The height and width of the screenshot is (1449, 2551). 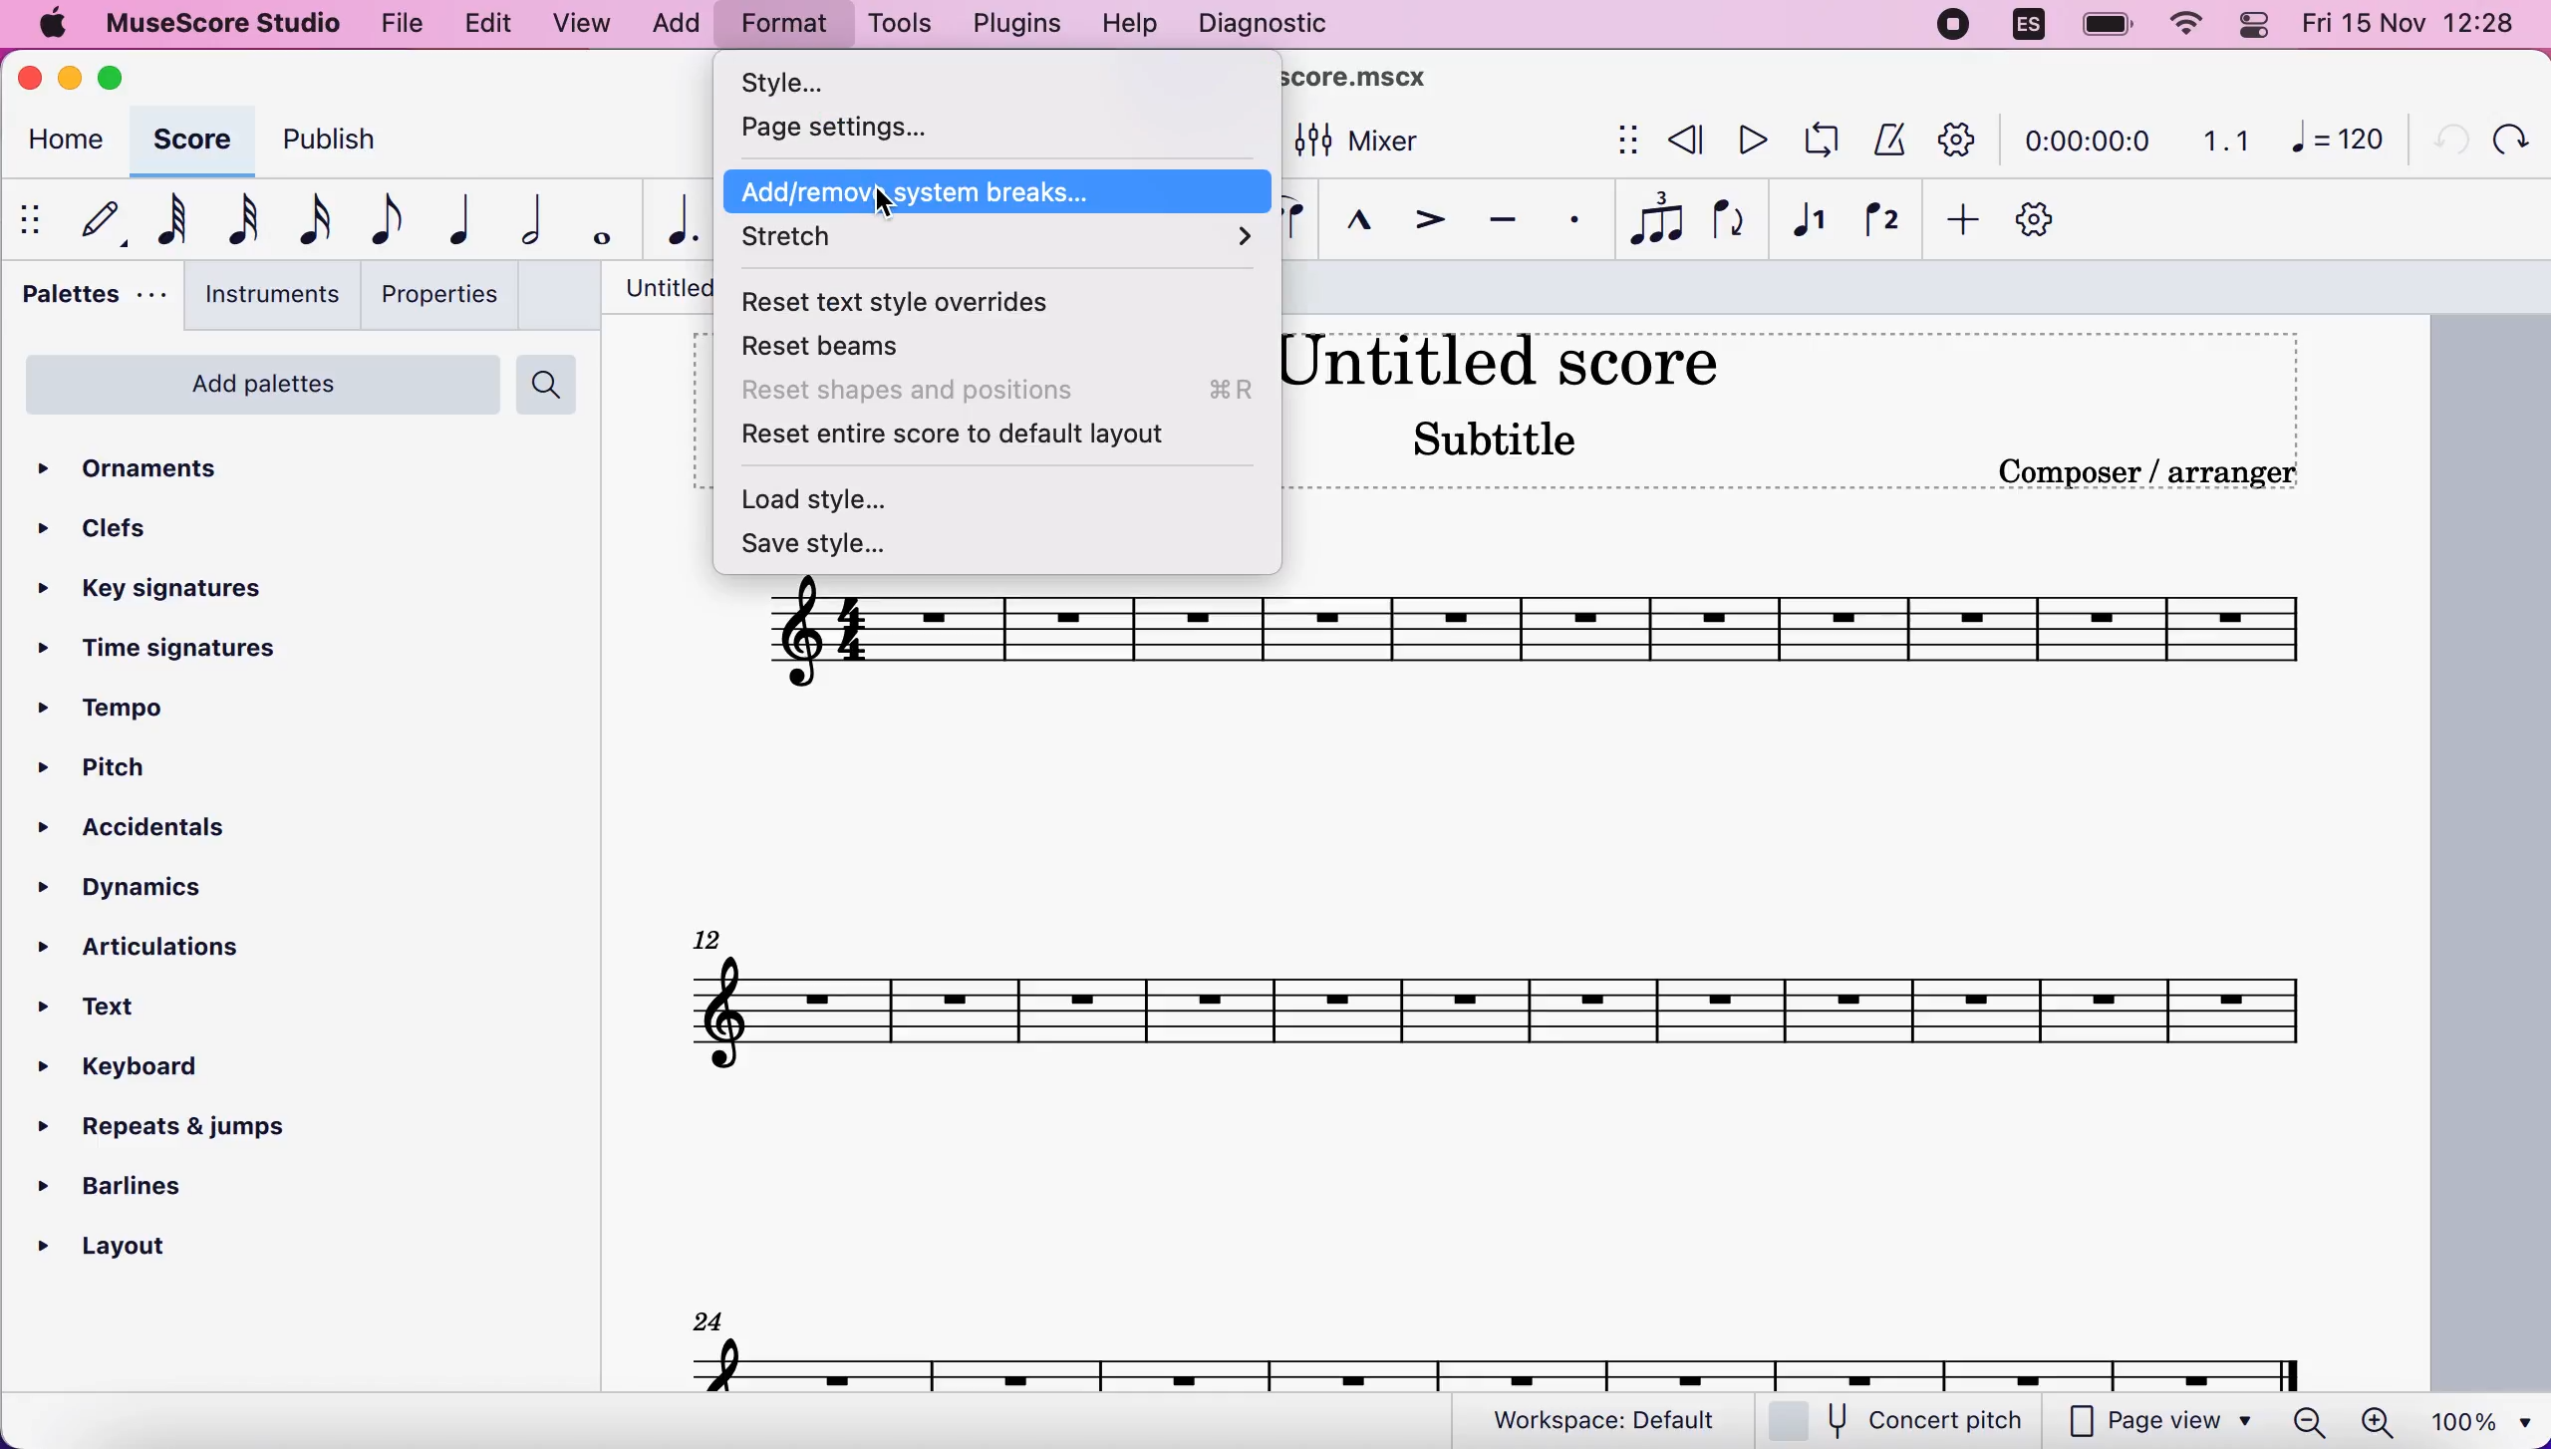 What do you see at coordinates (2376, 1422) in the screenshot?
I see `zoom in` at bounding box center [2376, 1422].